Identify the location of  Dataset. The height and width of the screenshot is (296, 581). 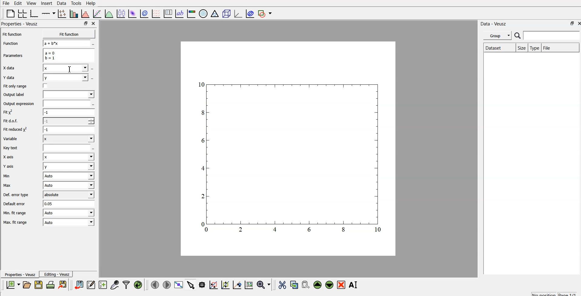
(499, 48).